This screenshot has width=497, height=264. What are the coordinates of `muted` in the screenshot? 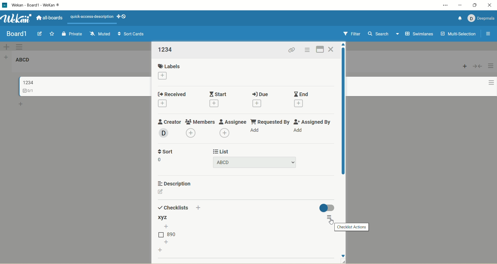 It's located at (100, 34).